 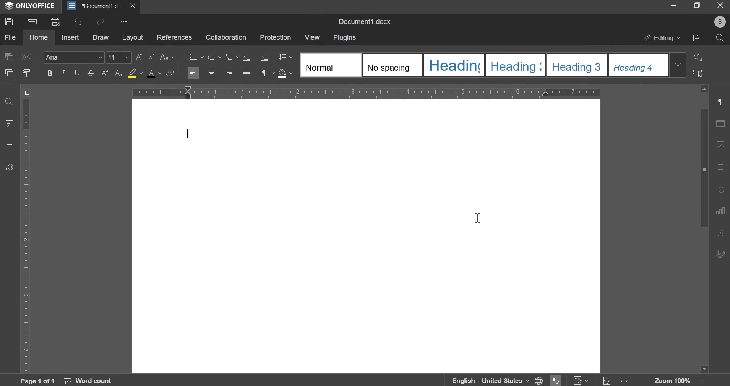 What do you see at coordinates (85, 380) in the screenshot?
I see `Word count` at bounding box center [85, 380].